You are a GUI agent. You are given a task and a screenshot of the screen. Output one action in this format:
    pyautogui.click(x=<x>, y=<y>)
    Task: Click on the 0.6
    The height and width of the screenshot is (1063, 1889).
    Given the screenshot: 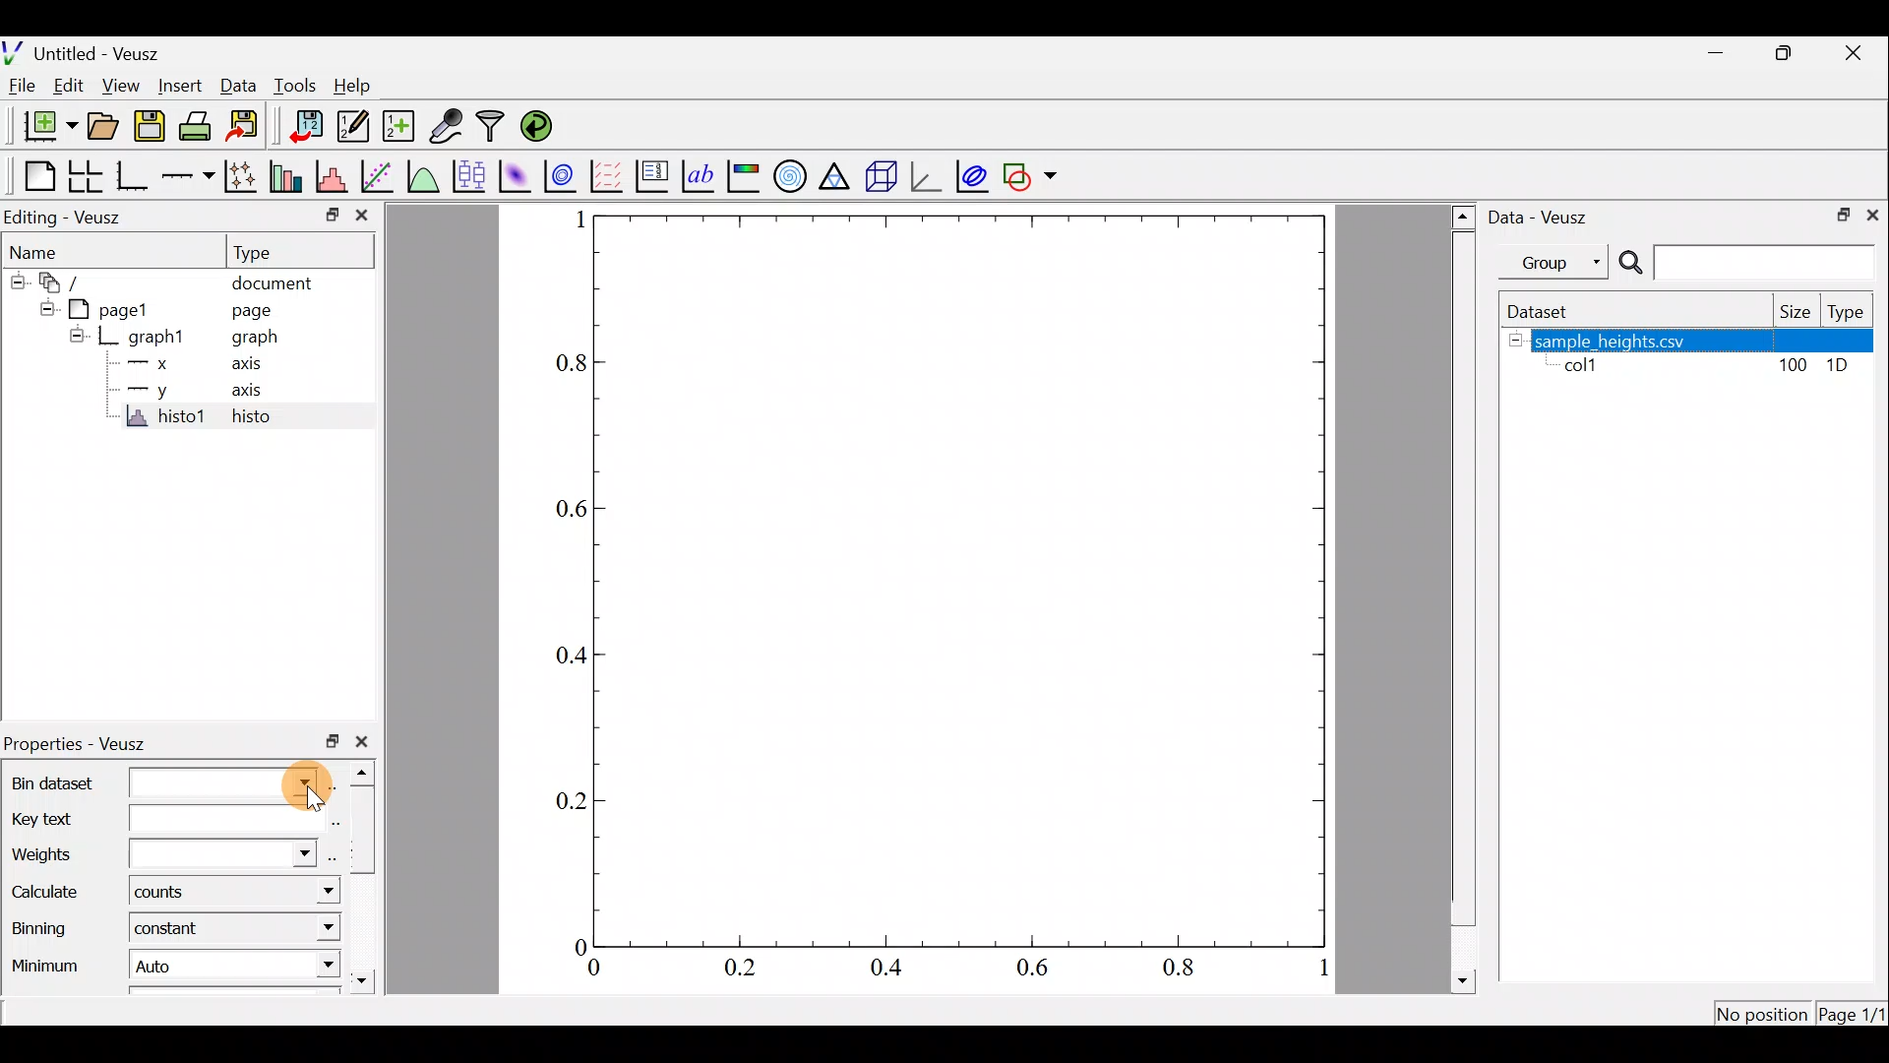 What is the action you would take?
    pyautogui.click(x=561, y=512)
    